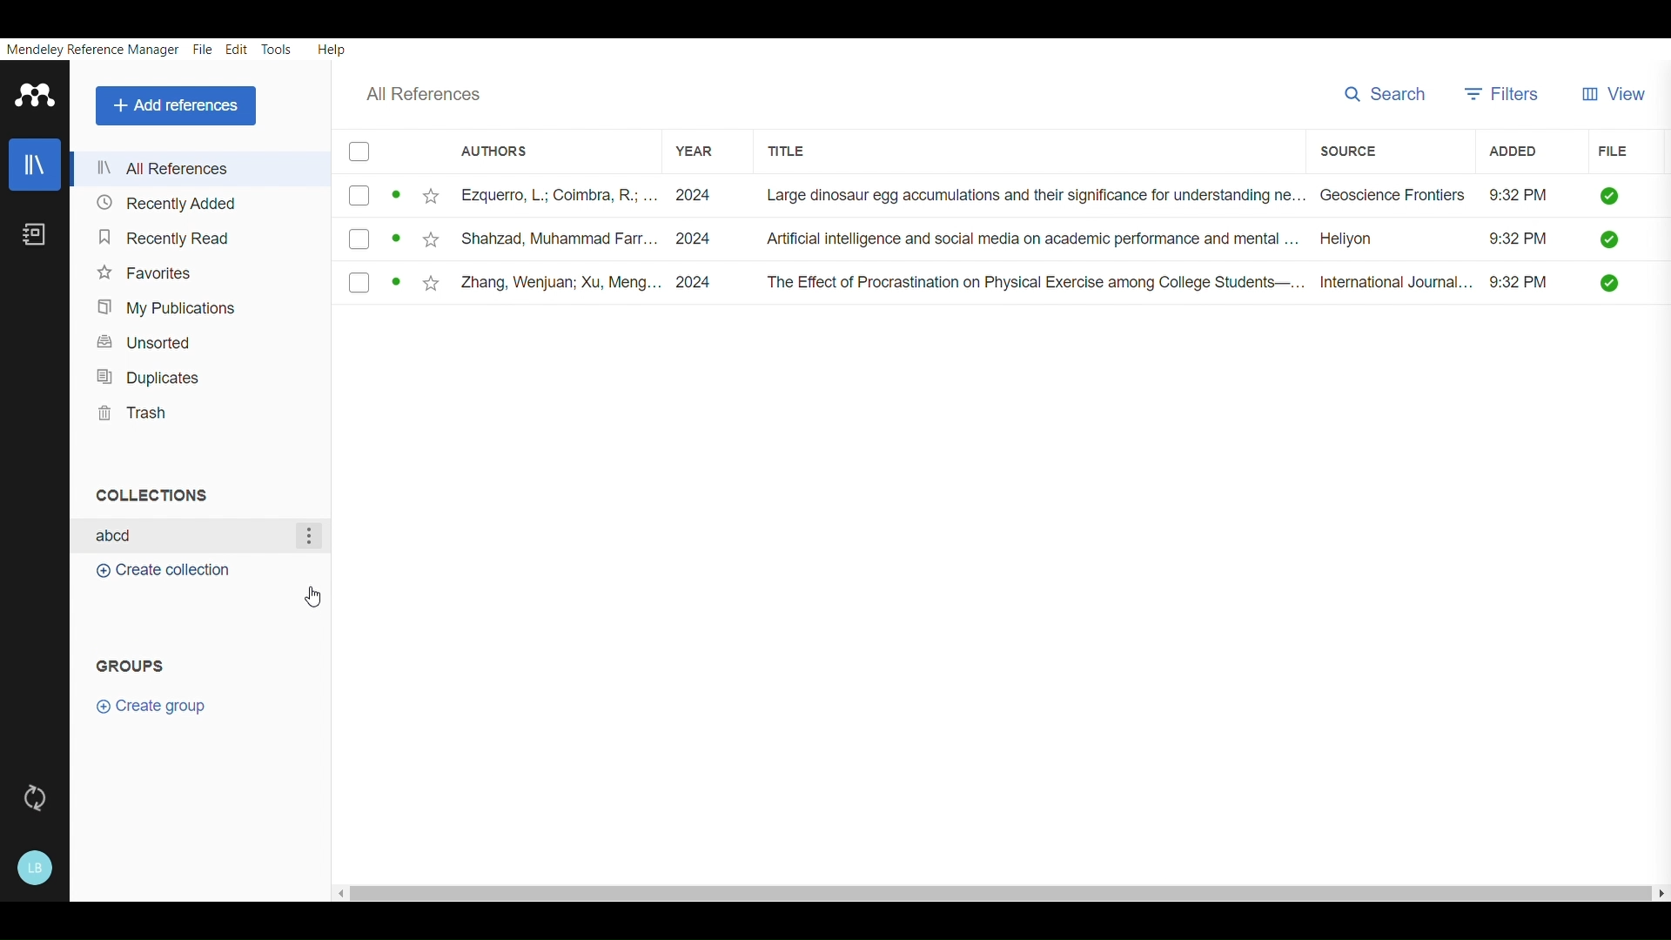  I want to click on checkbox, so click(370, 198).